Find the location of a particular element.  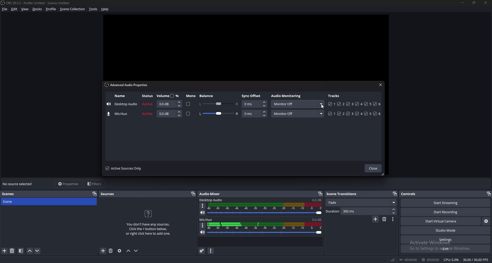

pop out is located at coordinates (320, 194).